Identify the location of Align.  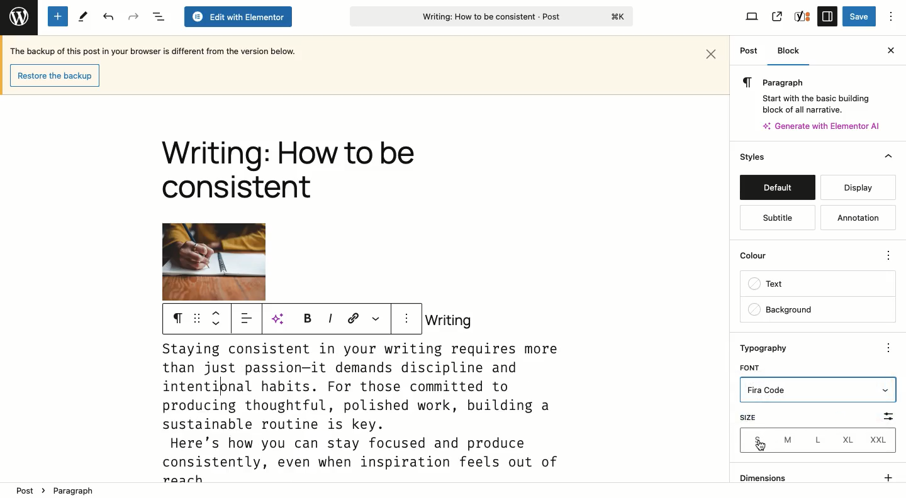
(249, 321).